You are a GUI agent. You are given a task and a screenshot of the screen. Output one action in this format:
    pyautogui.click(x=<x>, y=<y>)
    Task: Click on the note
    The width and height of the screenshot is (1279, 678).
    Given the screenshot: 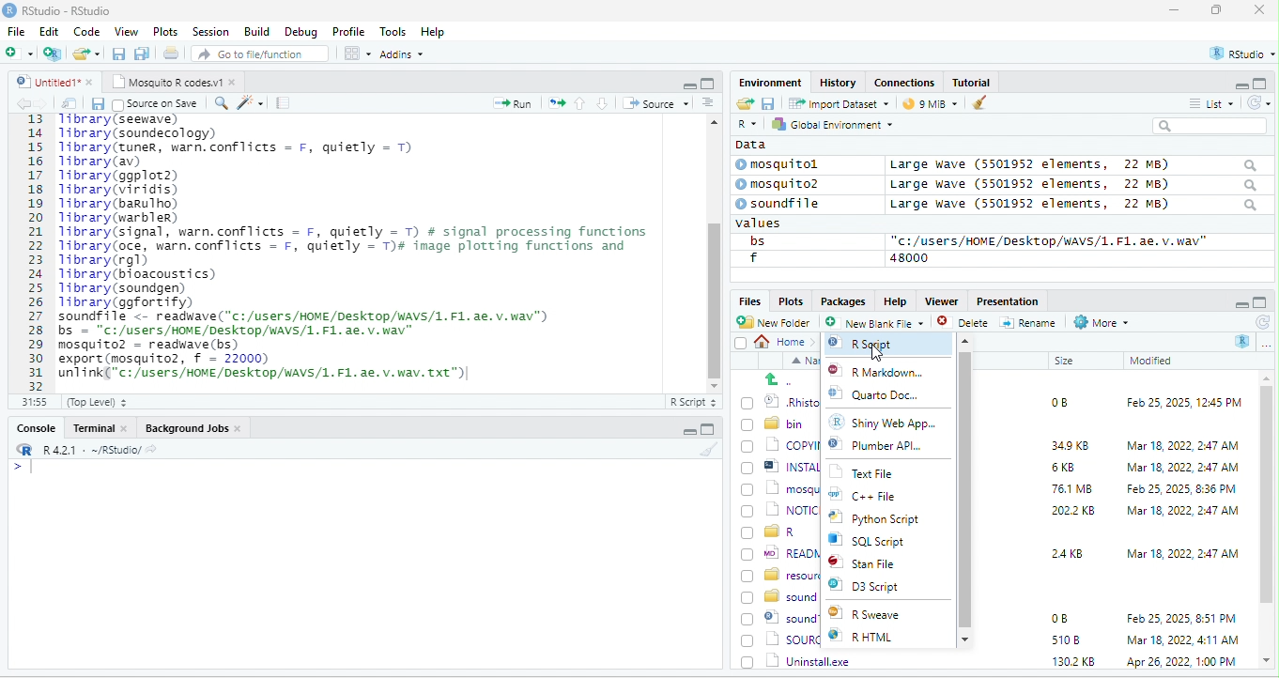 What is the action you would take?
    pyautogui.click(x=284, y=102)
    